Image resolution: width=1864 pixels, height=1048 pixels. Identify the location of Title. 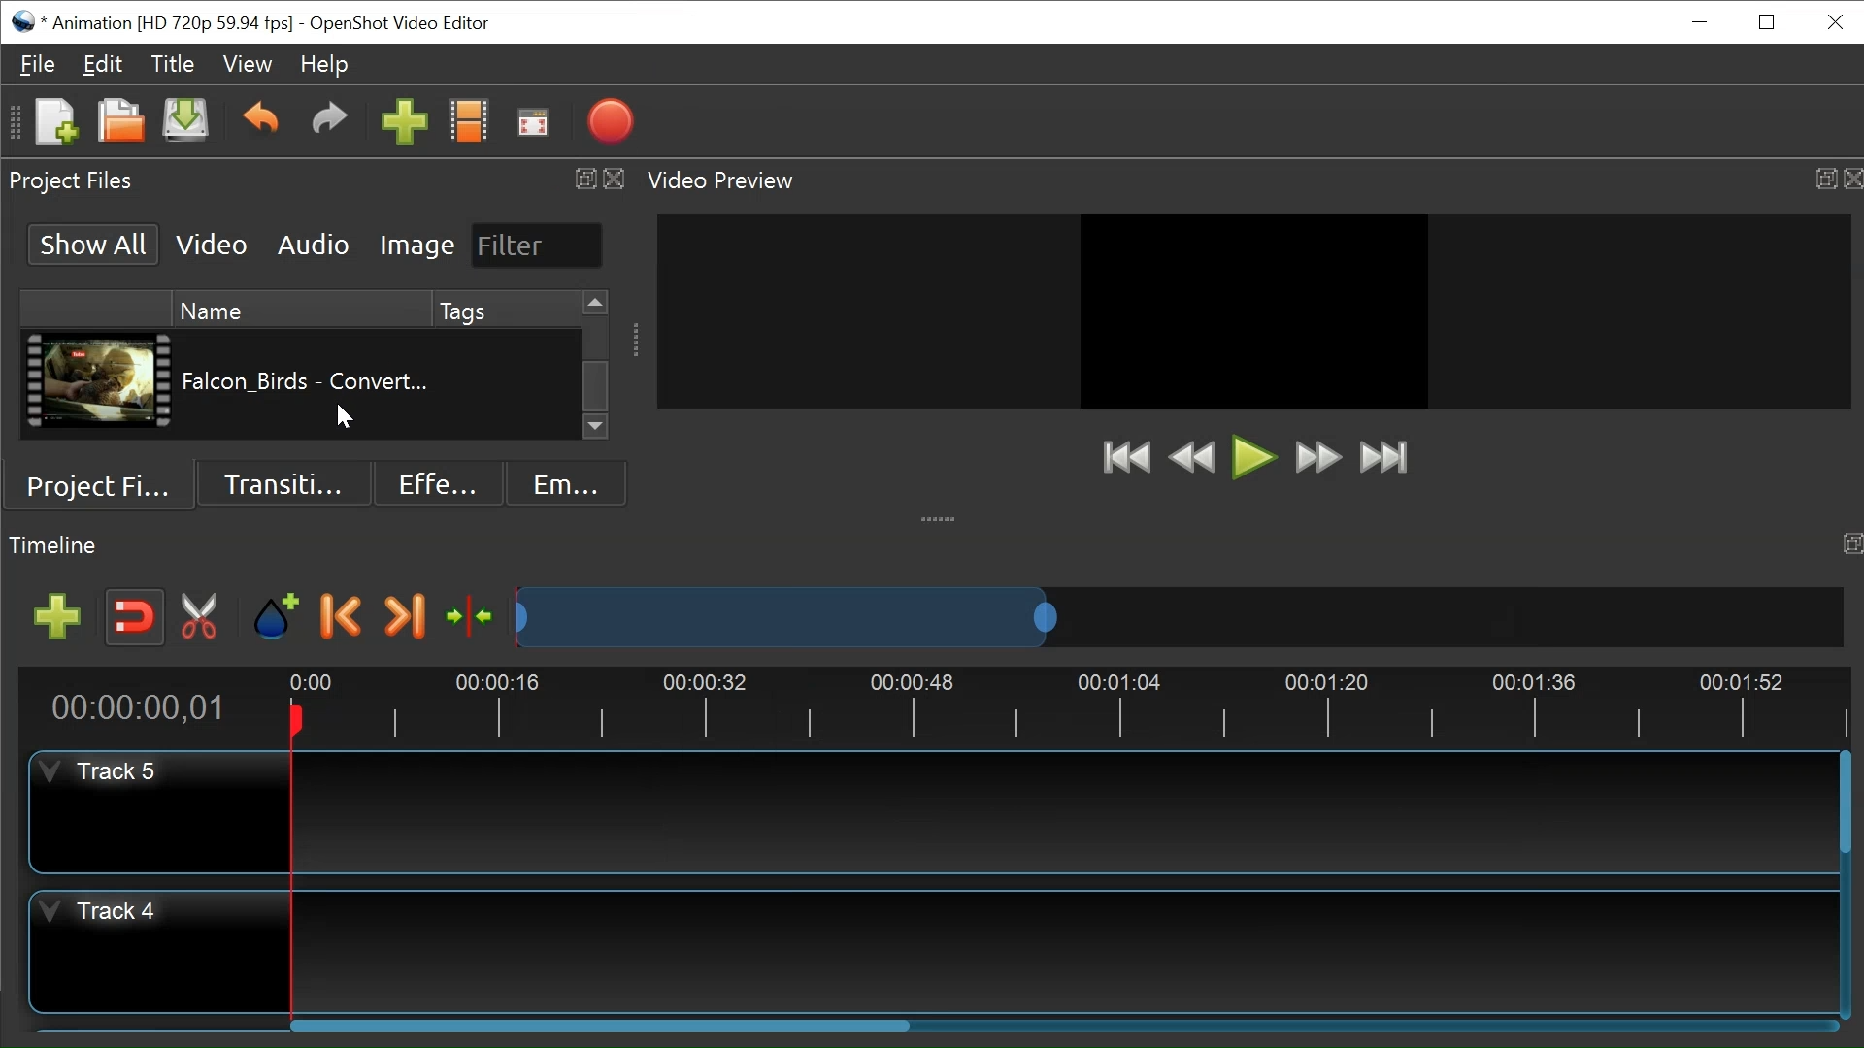
(173, 64).